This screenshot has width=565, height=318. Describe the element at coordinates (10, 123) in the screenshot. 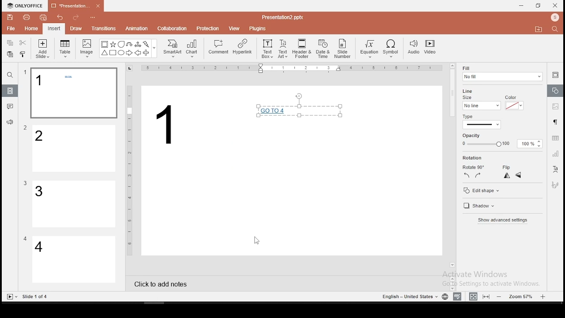

I see `support and feedback` at that location.